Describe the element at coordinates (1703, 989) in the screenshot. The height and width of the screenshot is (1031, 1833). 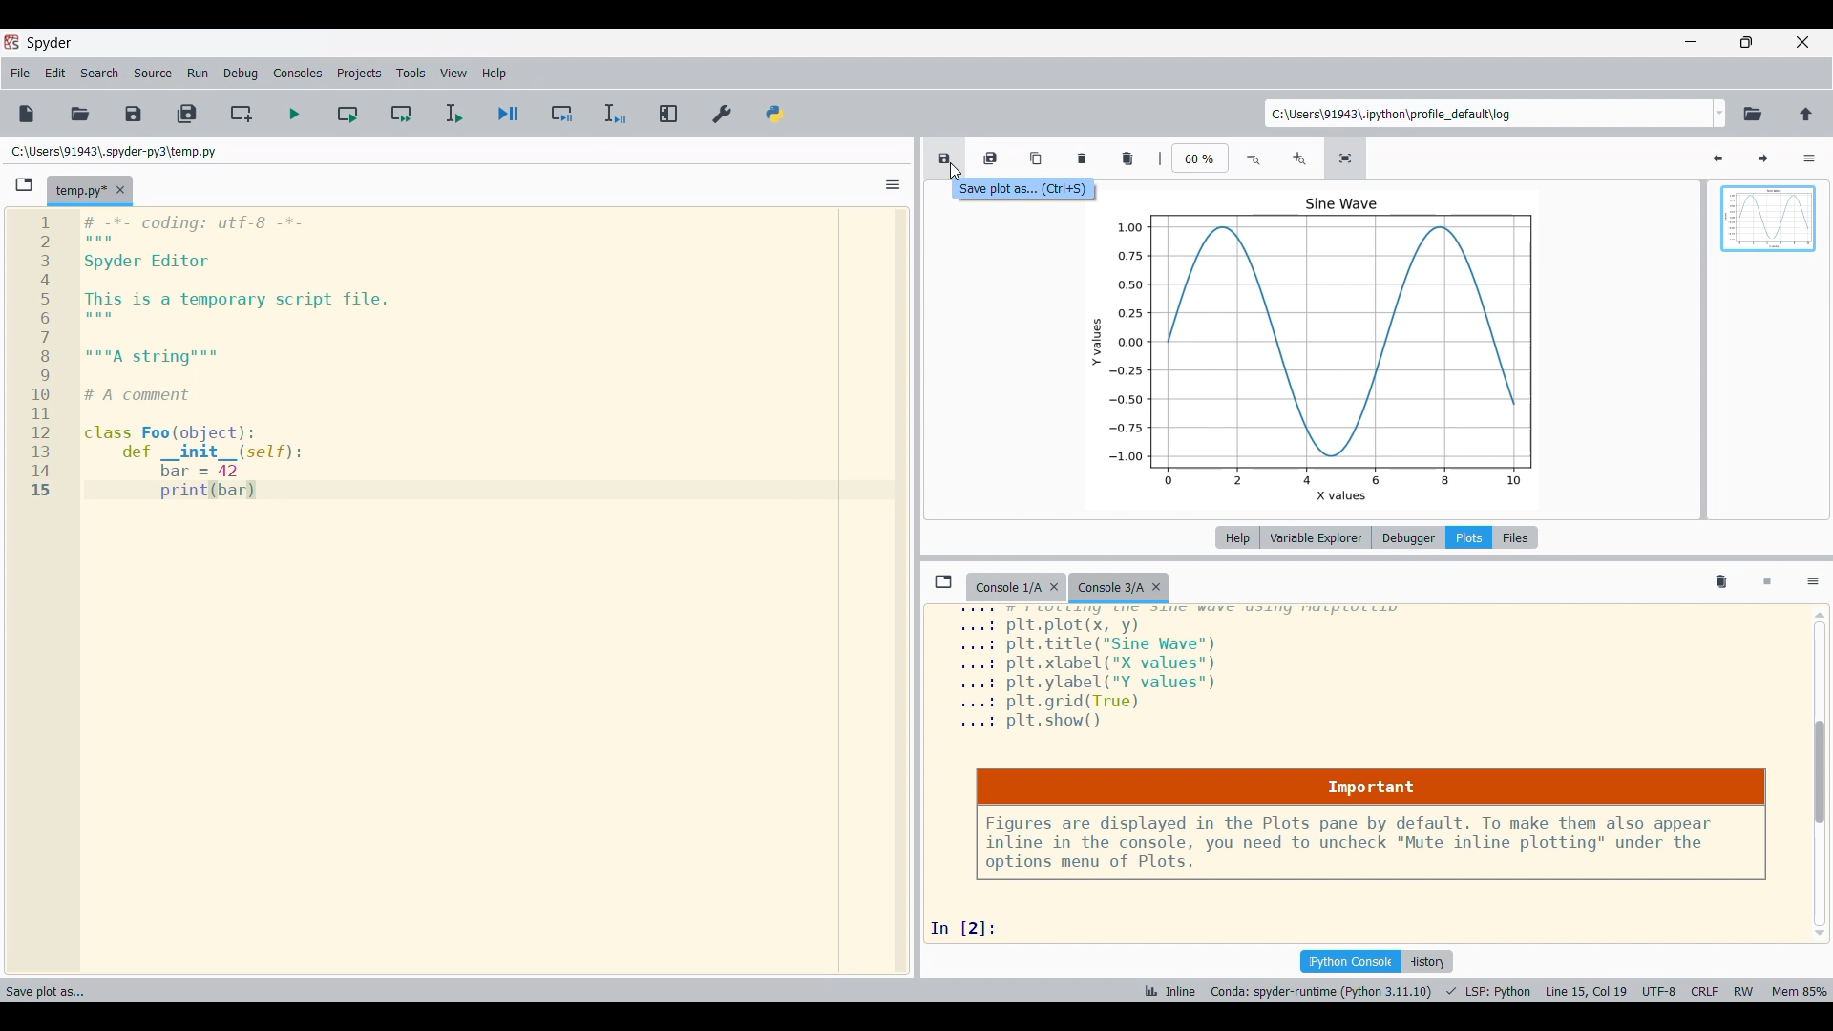
I see `CRLF` at that location.